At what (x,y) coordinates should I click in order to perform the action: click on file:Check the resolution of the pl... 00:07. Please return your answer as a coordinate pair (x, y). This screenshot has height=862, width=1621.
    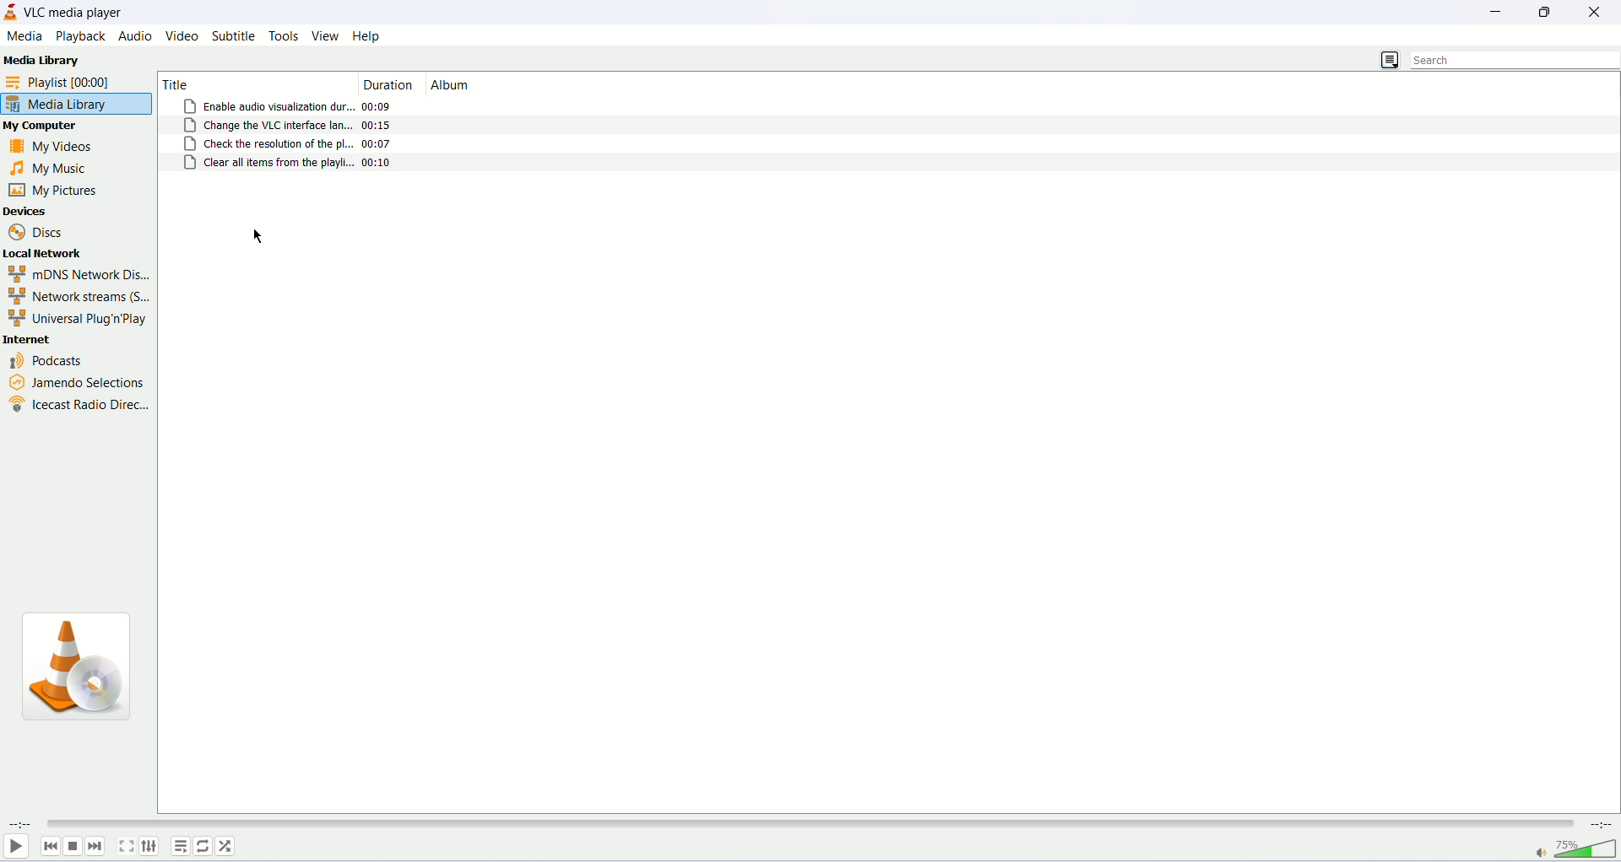
    Looking at the image, I should click on (290, 143).